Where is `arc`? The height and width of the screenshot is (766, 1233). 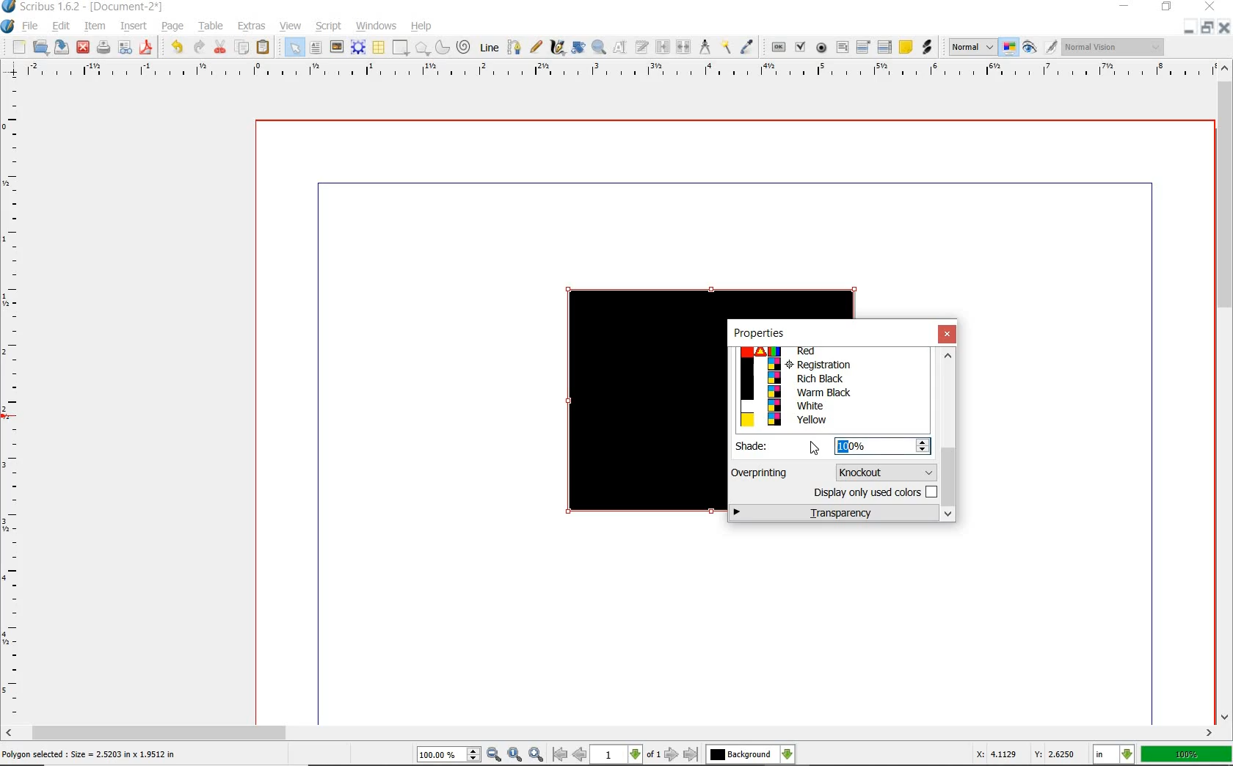
arc is located at coordinates (442, 48).